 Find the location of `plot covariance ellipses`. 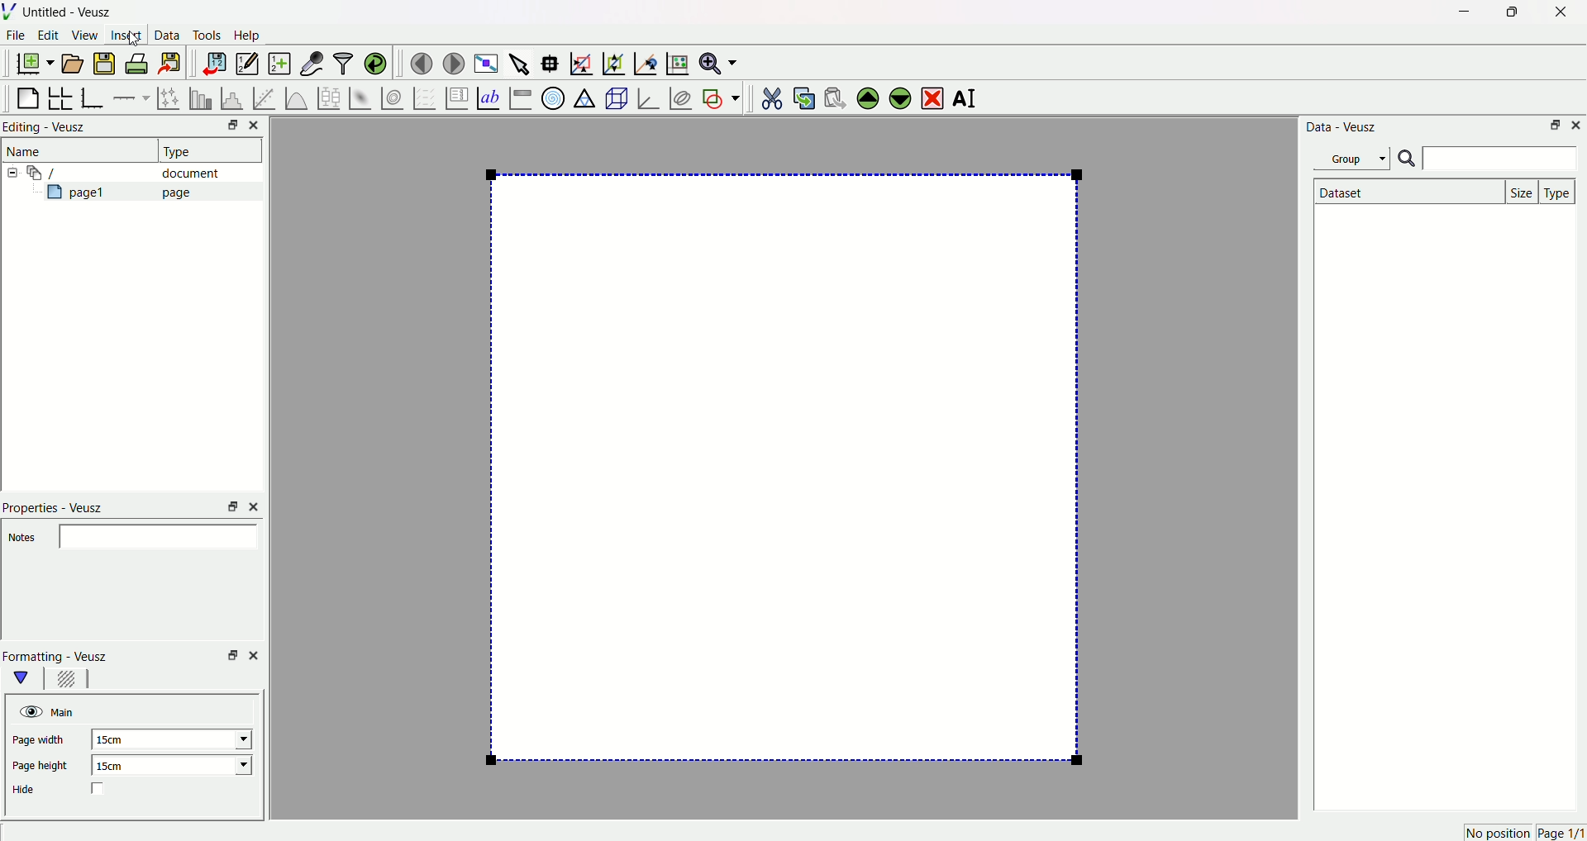

plot covariance ellipses is located at coordinates (679, 96).